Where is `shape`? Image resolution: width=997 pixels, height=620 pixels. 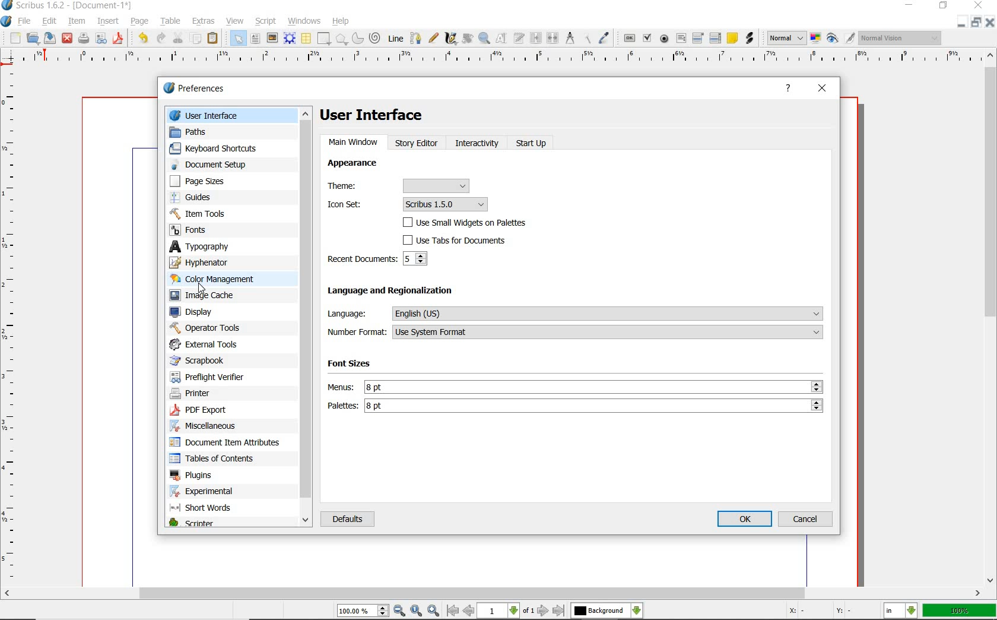 shape is located at coordinates (325, 39).